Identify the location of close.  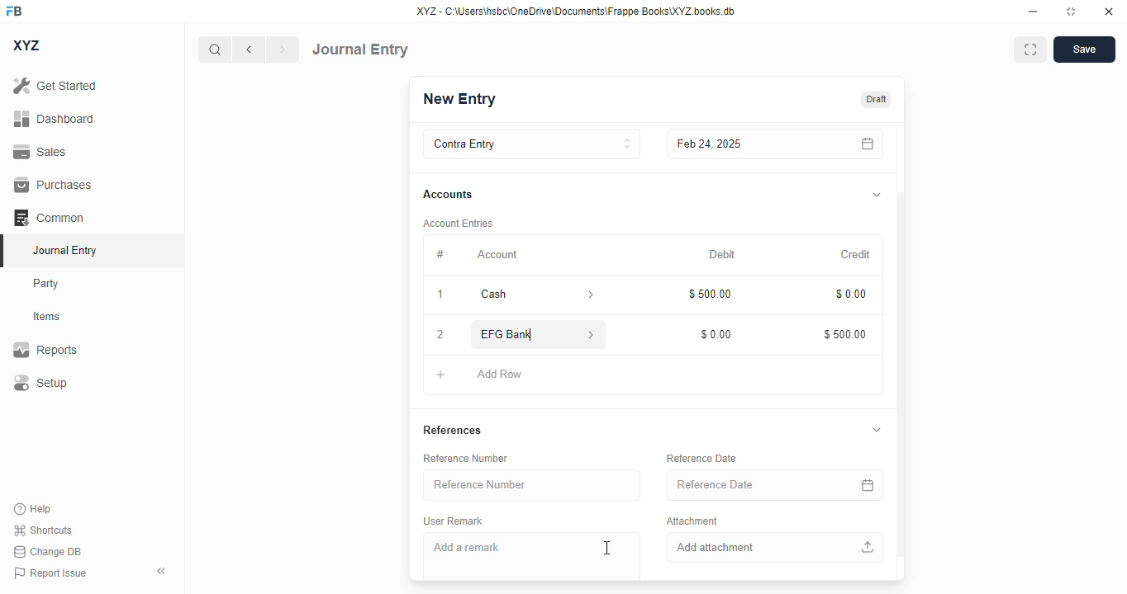
(1109, 12).